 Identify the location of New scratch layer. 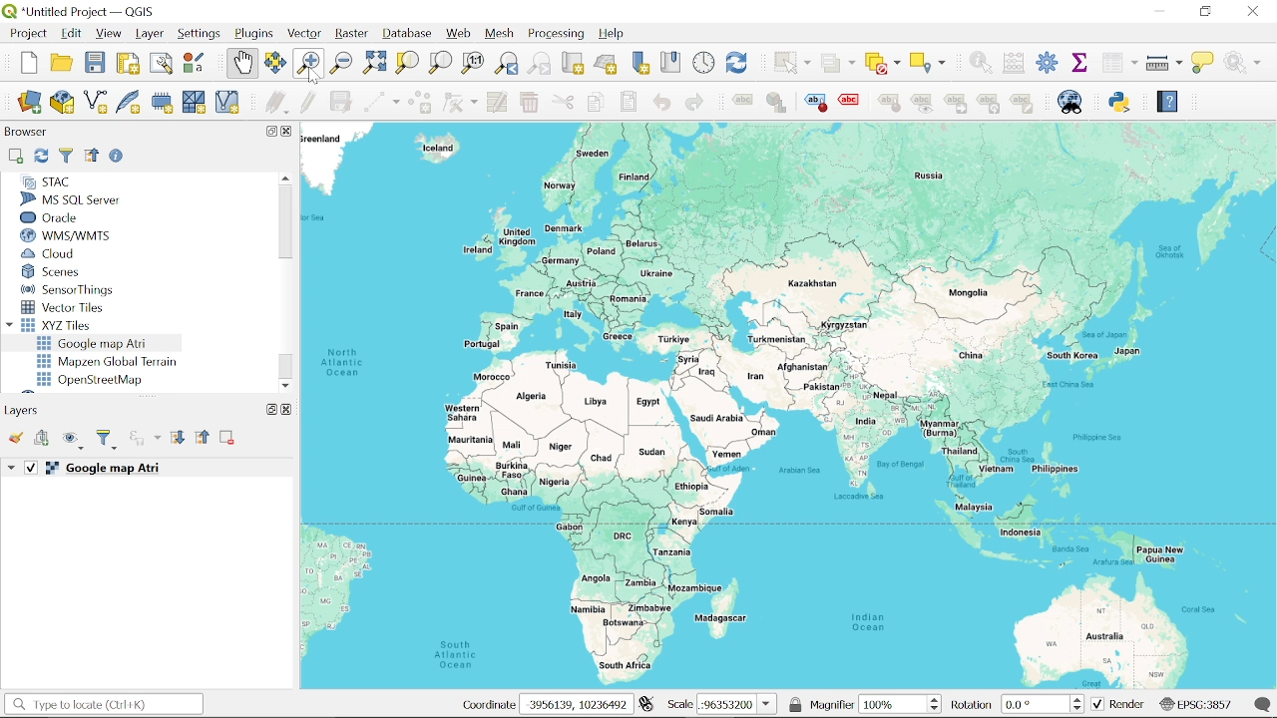
(194, 104).